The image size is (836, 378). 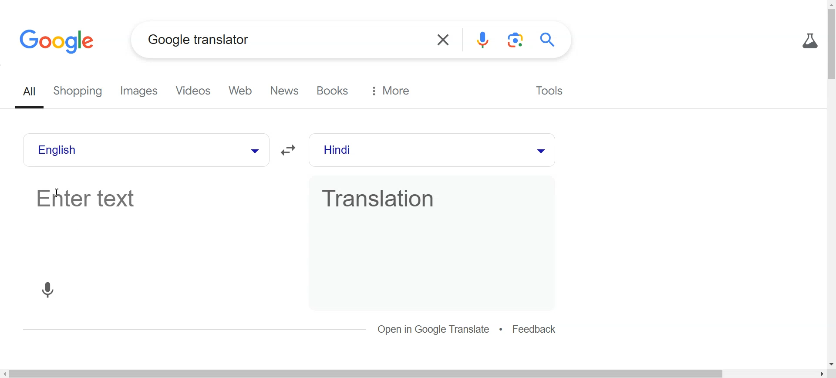 What do you see at coordinates (287, 91) in the screenshot?
I see `News` at bounding box center [287, 91].